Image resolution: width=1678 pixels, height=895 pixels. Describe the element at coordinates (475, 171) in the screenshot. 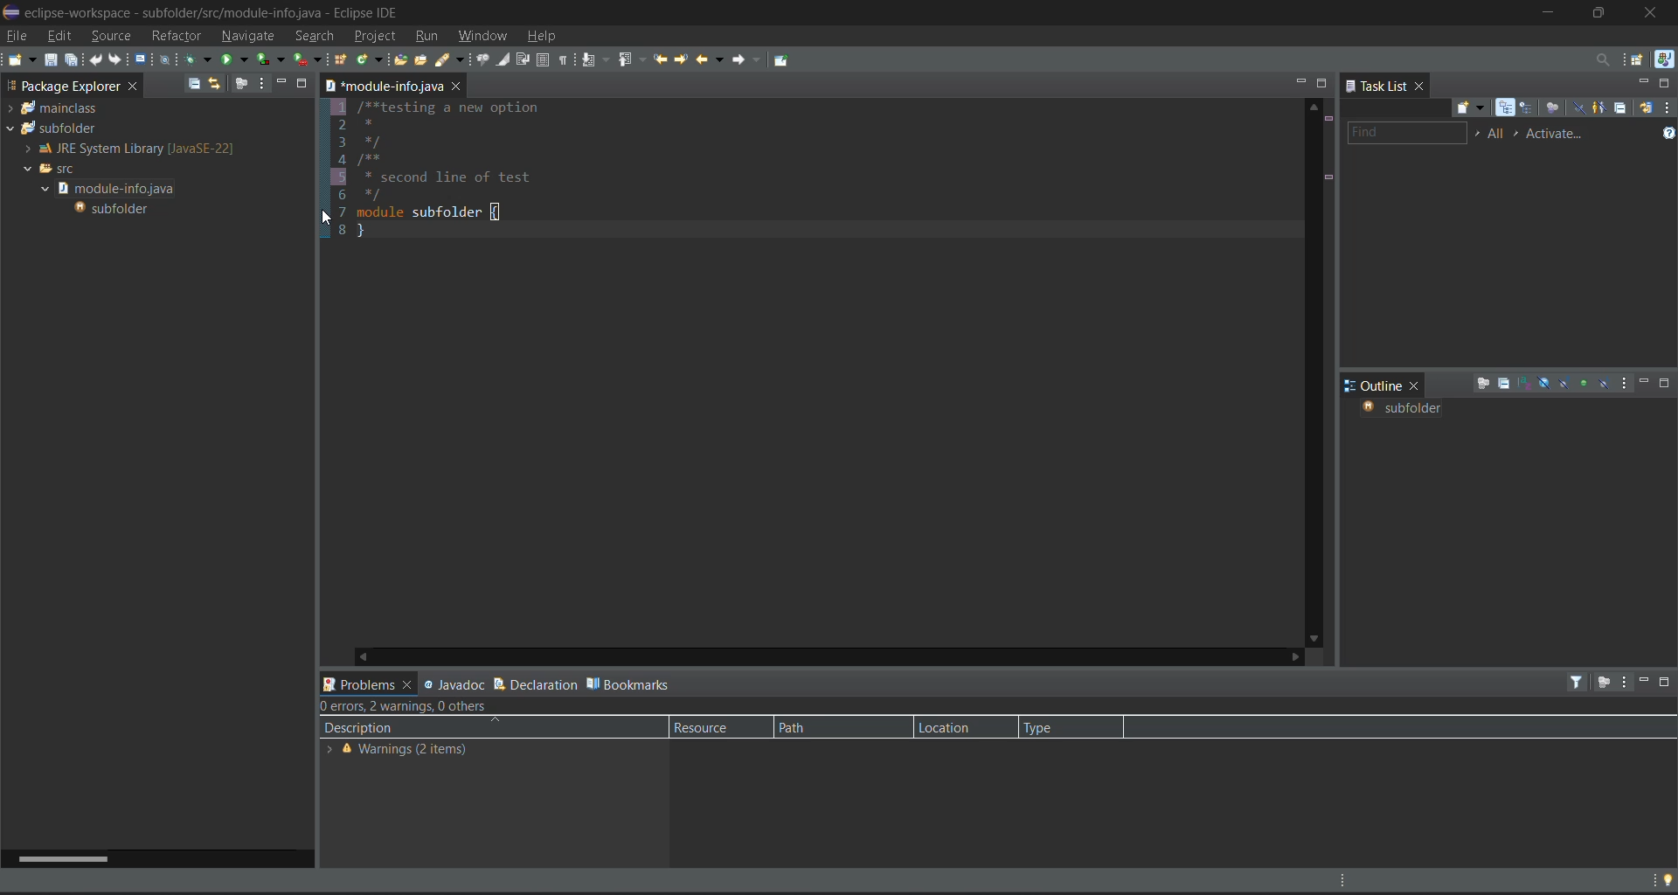

I see `1 /**testing a new option 2 * 3 */ 4 /** 5 * second line of test 6 */ 7 module subfolder{ 8 }` at that location.